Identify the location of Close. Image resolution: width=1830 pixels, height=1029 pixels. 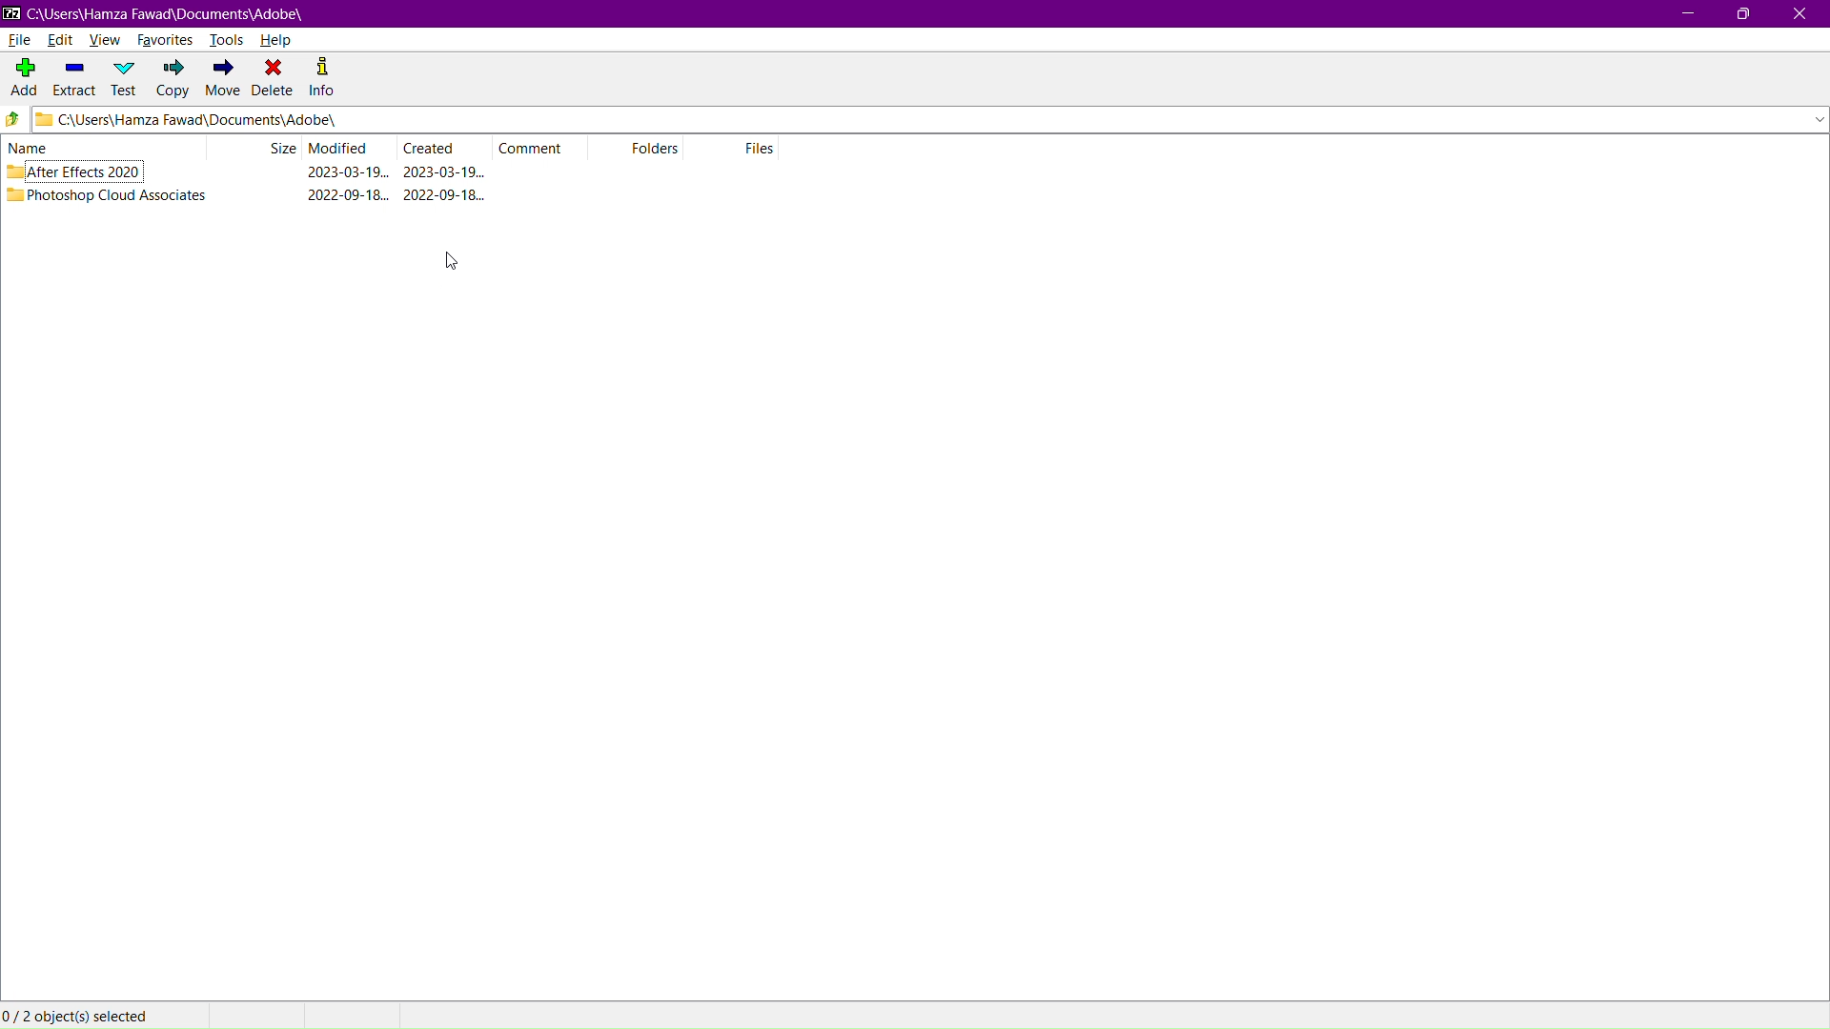
(1803, 14).